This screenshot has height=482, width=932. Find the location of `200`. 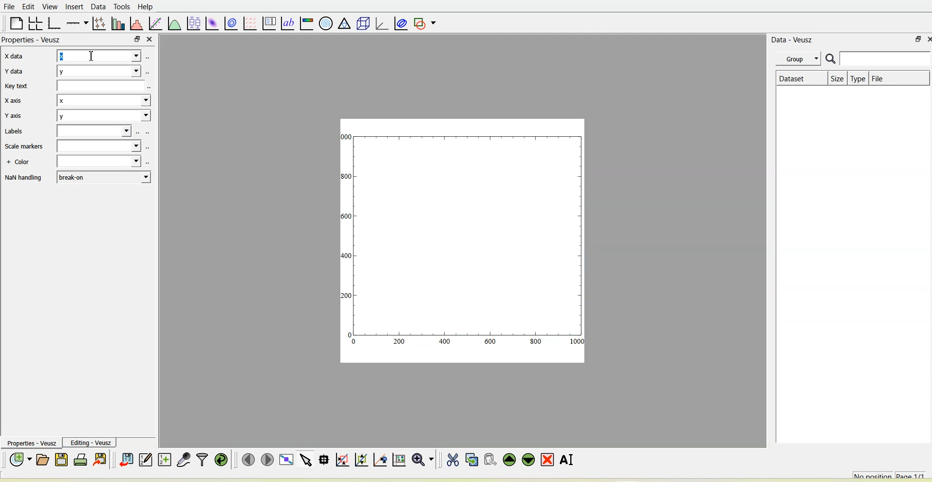

200 is located at coordinates (399, 342).